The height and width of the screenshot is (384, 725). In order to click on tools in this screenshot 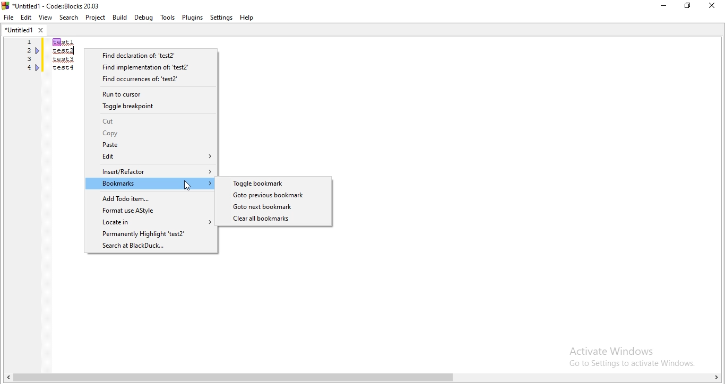, I will do `click(167, 18)`.